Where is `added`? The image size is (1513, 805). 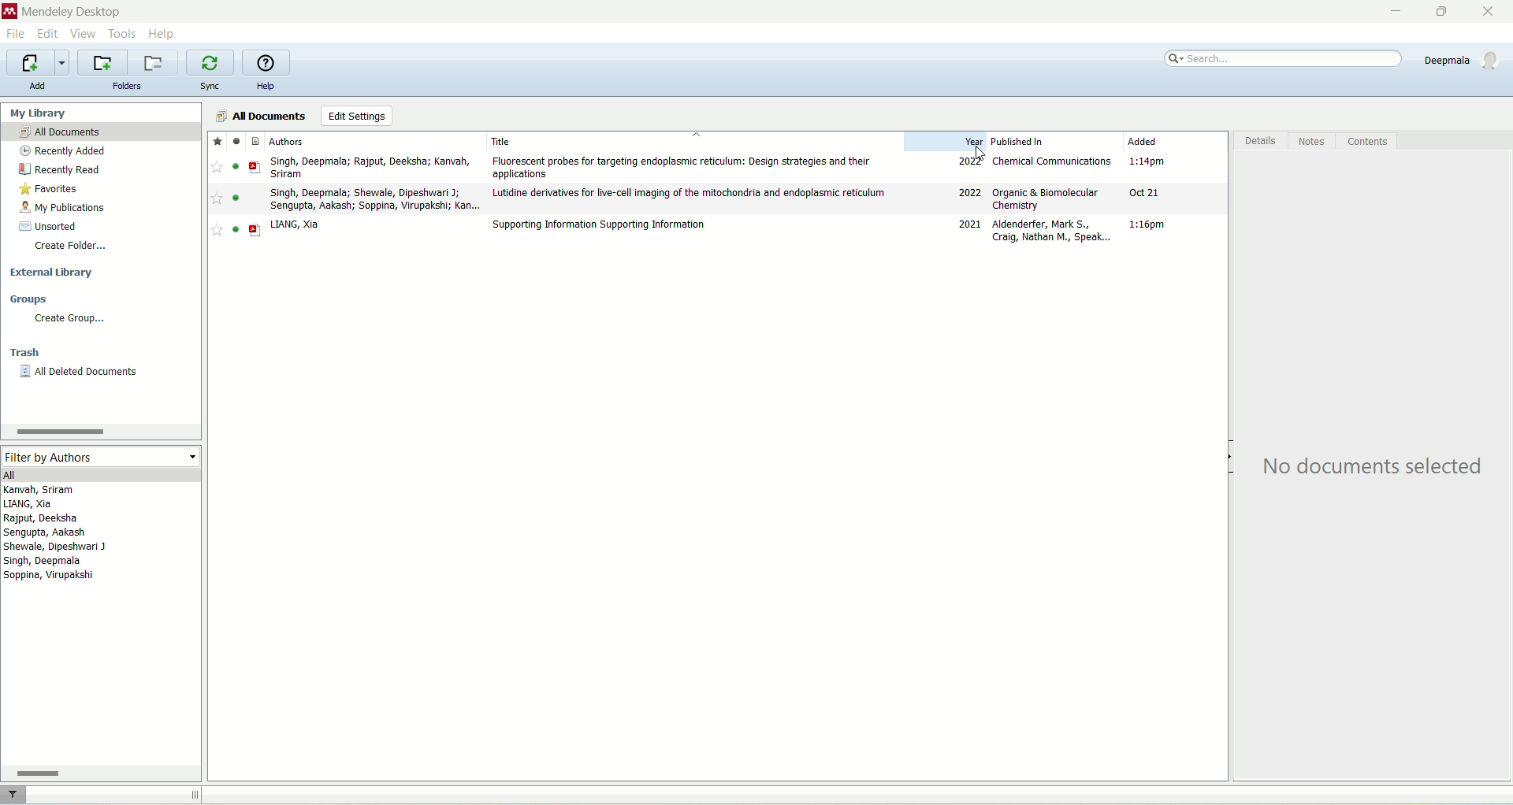
added is located at coordinates (1175, 143).